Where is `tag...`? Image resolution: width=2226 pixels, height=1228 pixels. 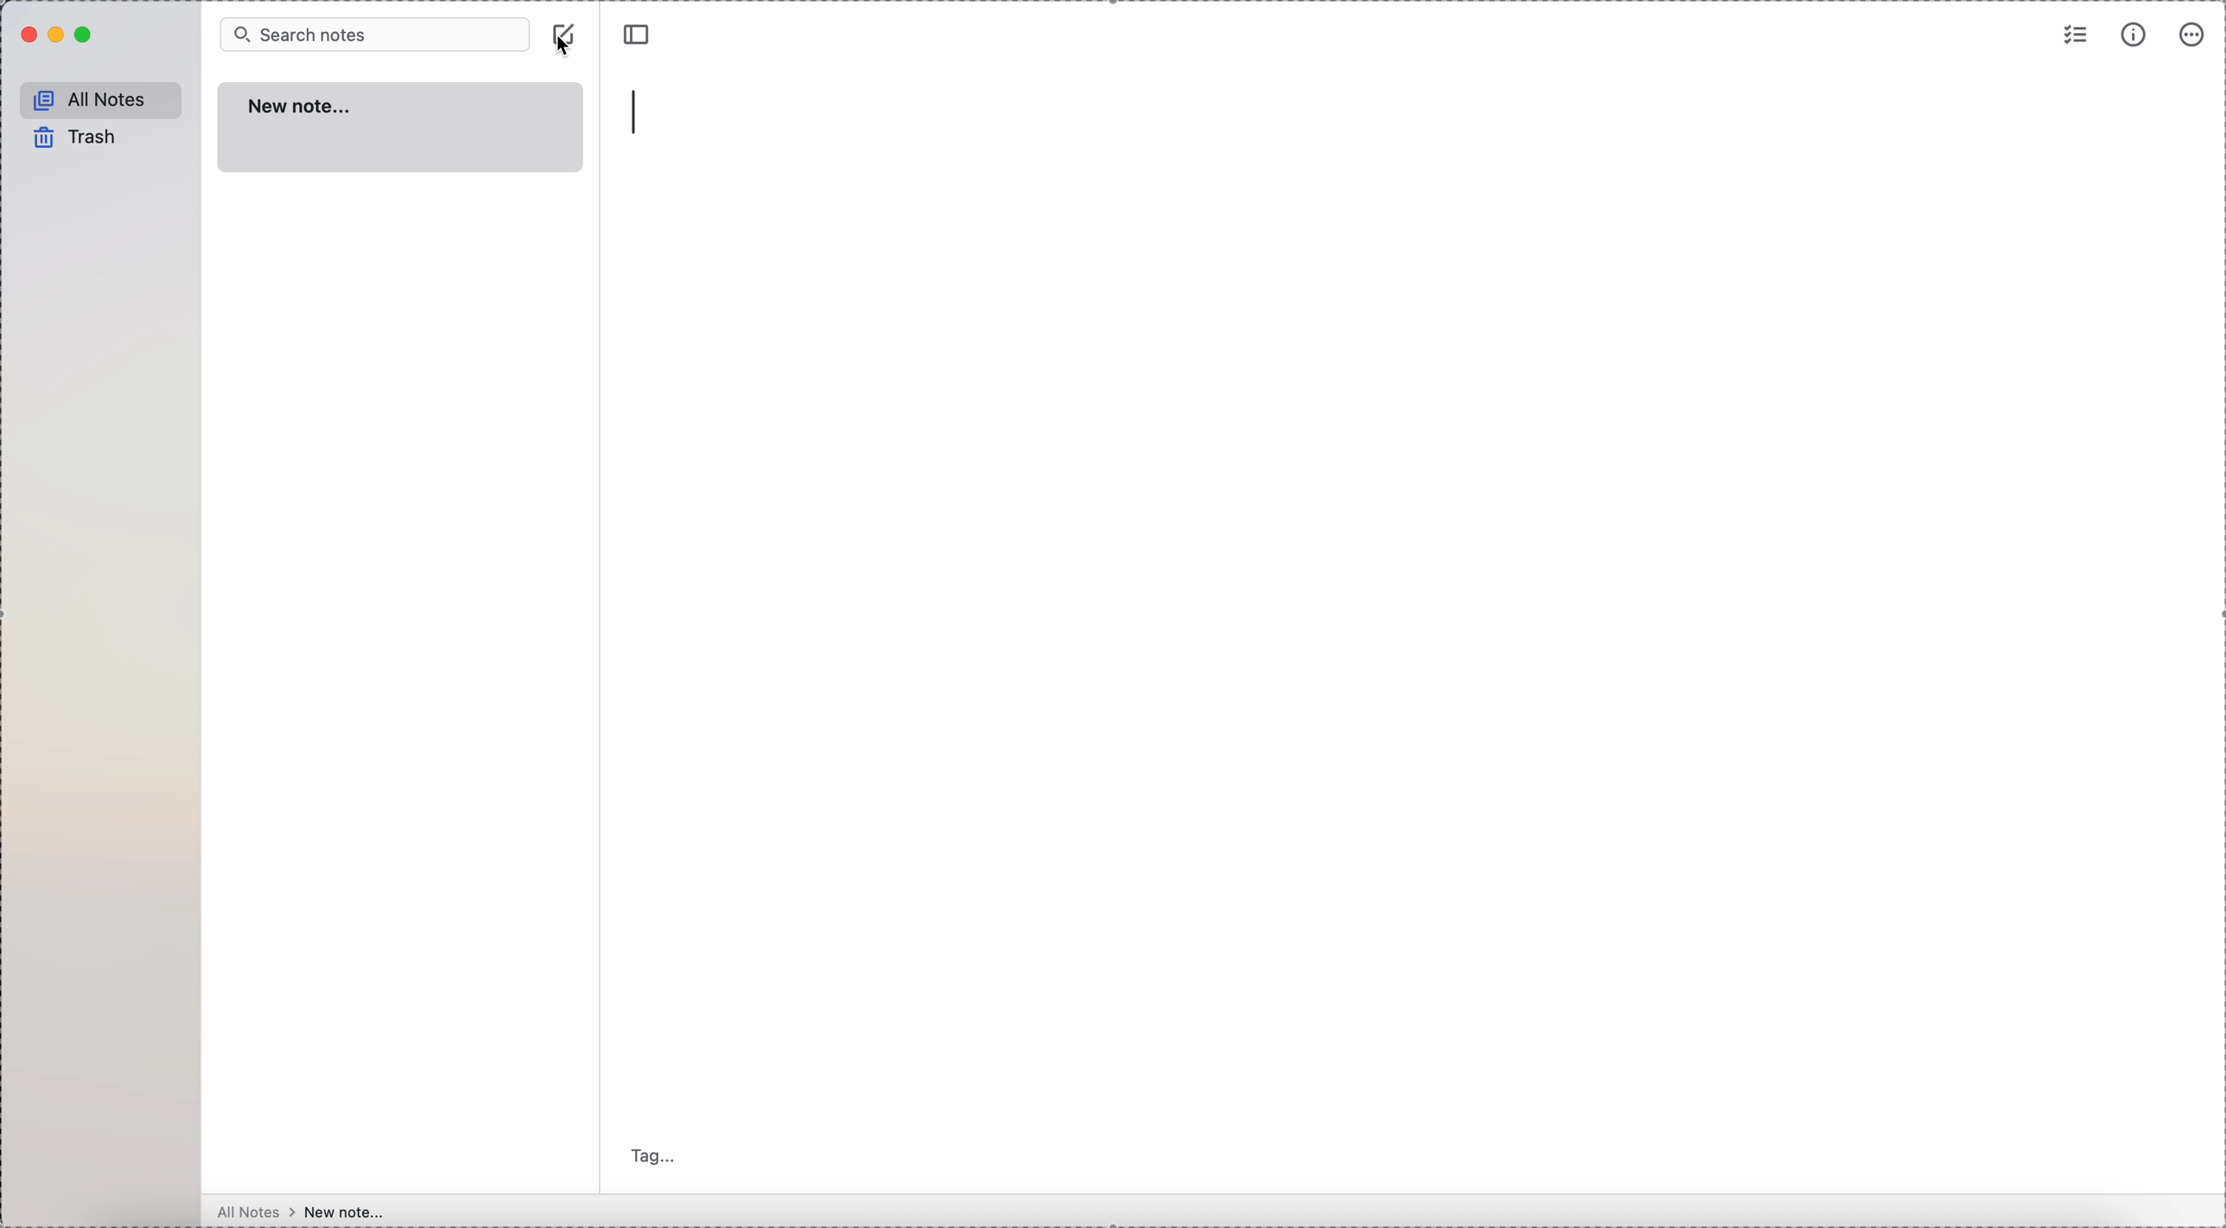 tag... is located at coordinates (656, 1156).